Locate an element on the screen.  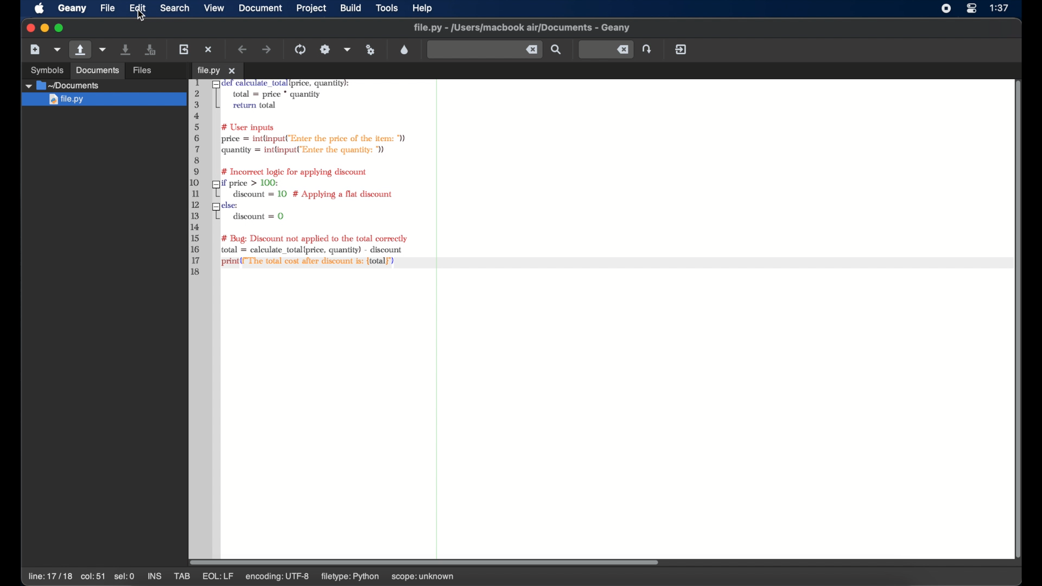
file is located at coordinates (107, 8).